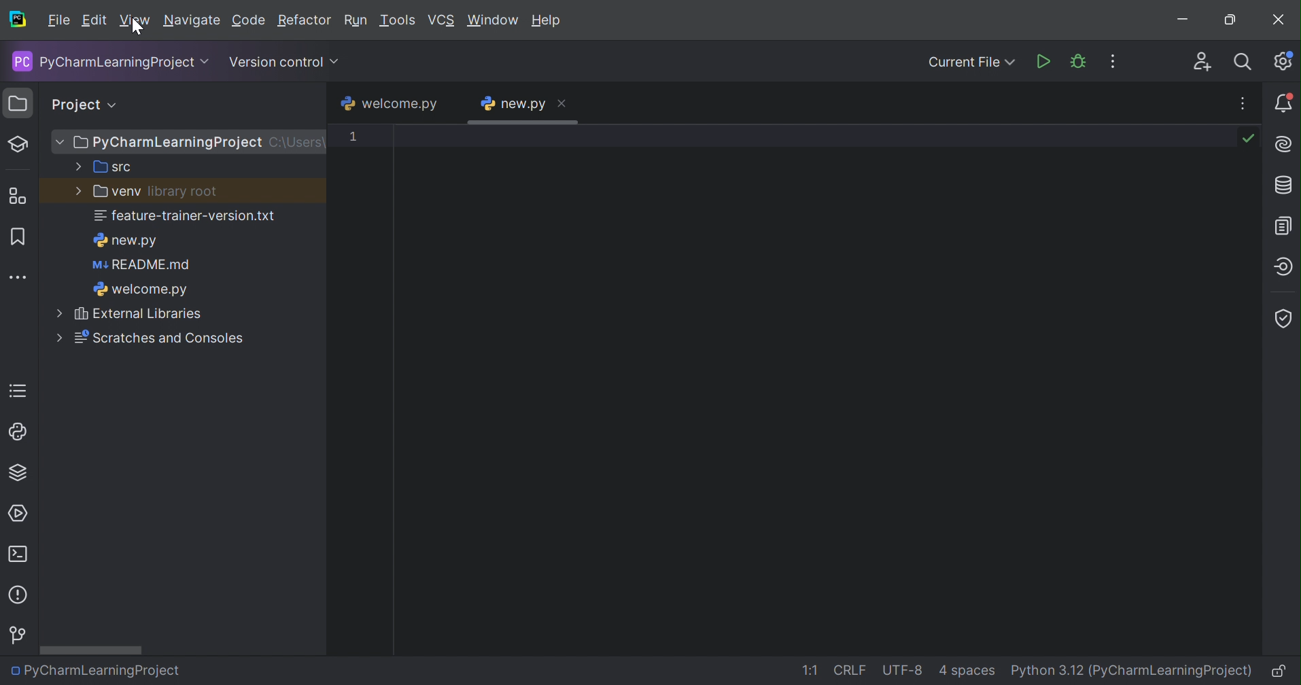 This screenshot has width=1301, height=685. I want to click on PyCharmLearningProject, so click(102, 61).